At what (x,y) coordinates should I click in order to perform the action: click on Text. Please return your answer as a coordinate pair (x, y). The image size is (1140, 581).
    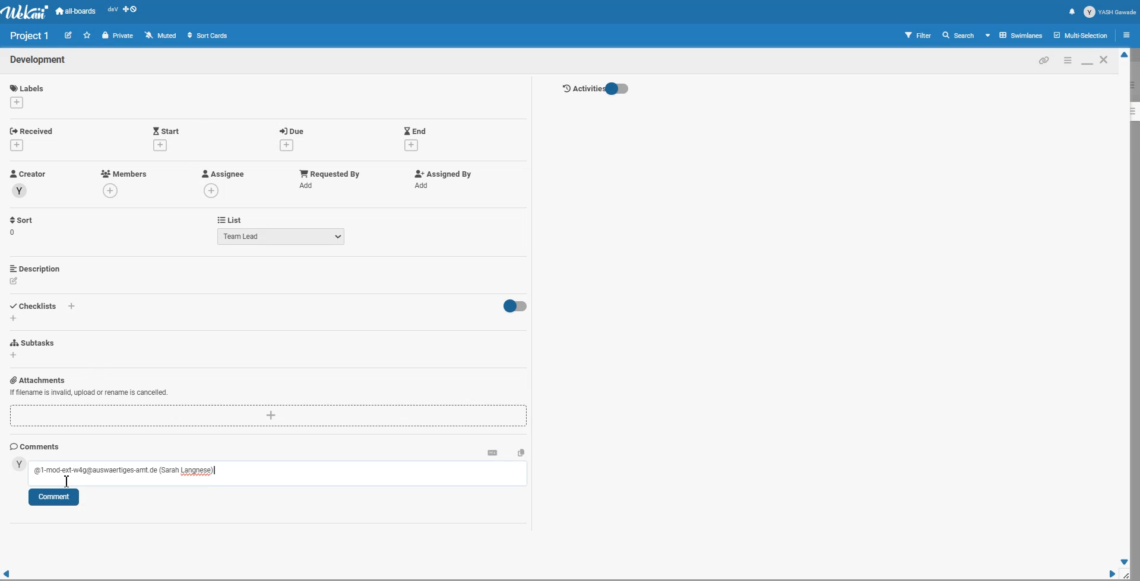
    Looking at the image, I should click on (39, 60).